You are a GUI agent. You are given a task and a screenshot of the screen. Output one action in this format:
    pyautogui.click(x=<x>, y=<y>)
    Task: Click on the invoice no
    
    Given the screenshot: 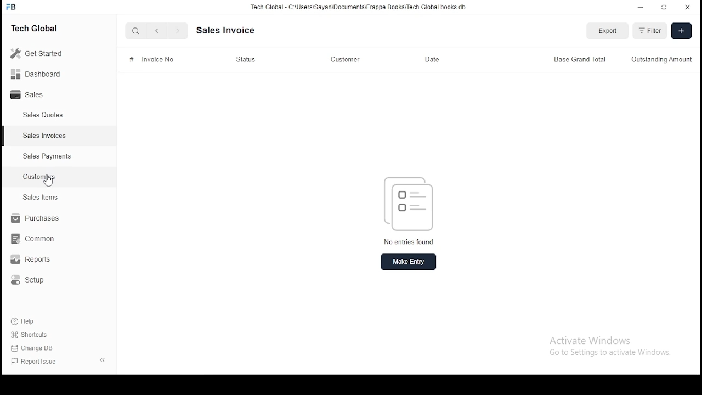 What is the action you would take?
    pyautogui.click(x=157, y=59)
    